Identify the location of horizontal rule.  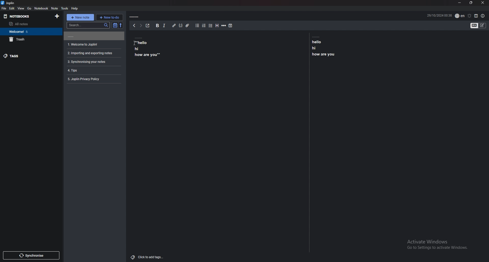
(224, 25).